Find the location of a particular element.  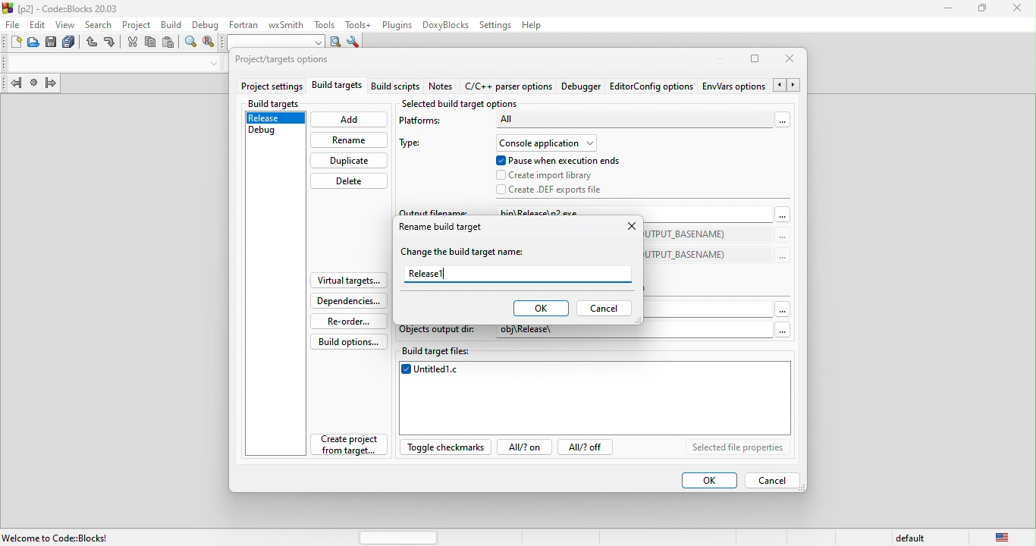

virtual targets is located at coordinates (347, 281).